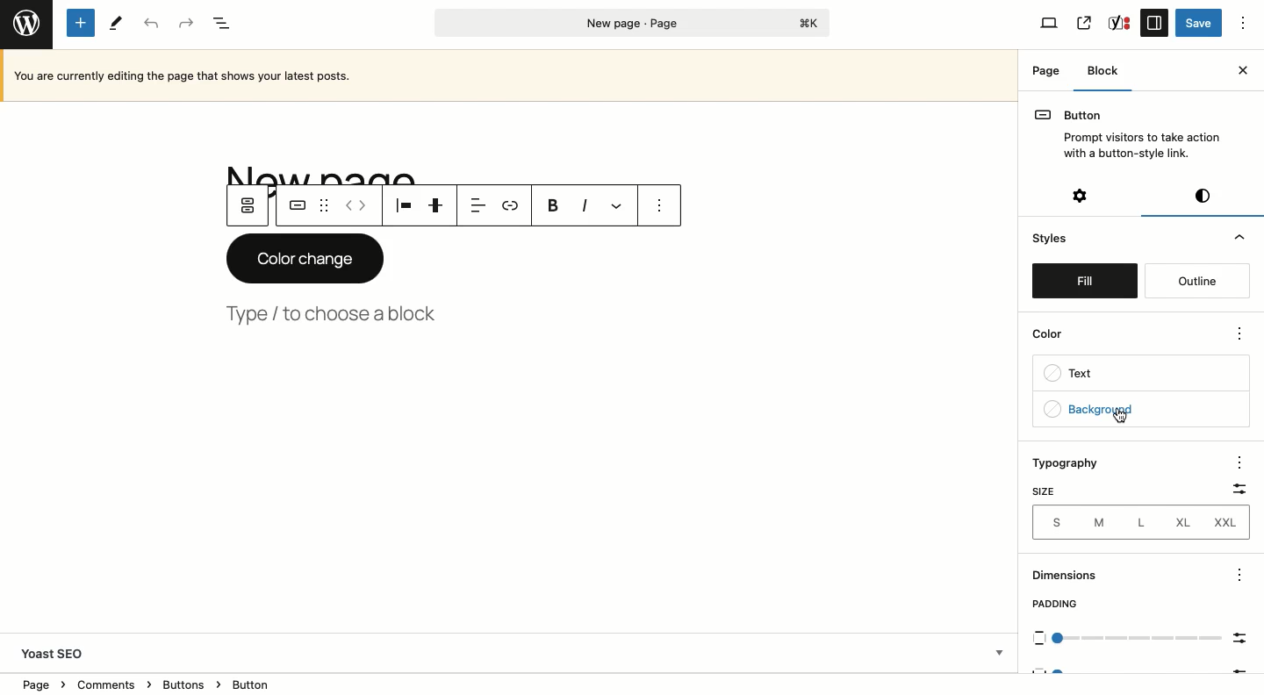 Image resolution: width=1264 pixels, height=695 pixels. What do you see at coordinates (513, 75) in the screenshot?
I see `Currently editing the page that show your latest posts` at bounding box center [513, 75].